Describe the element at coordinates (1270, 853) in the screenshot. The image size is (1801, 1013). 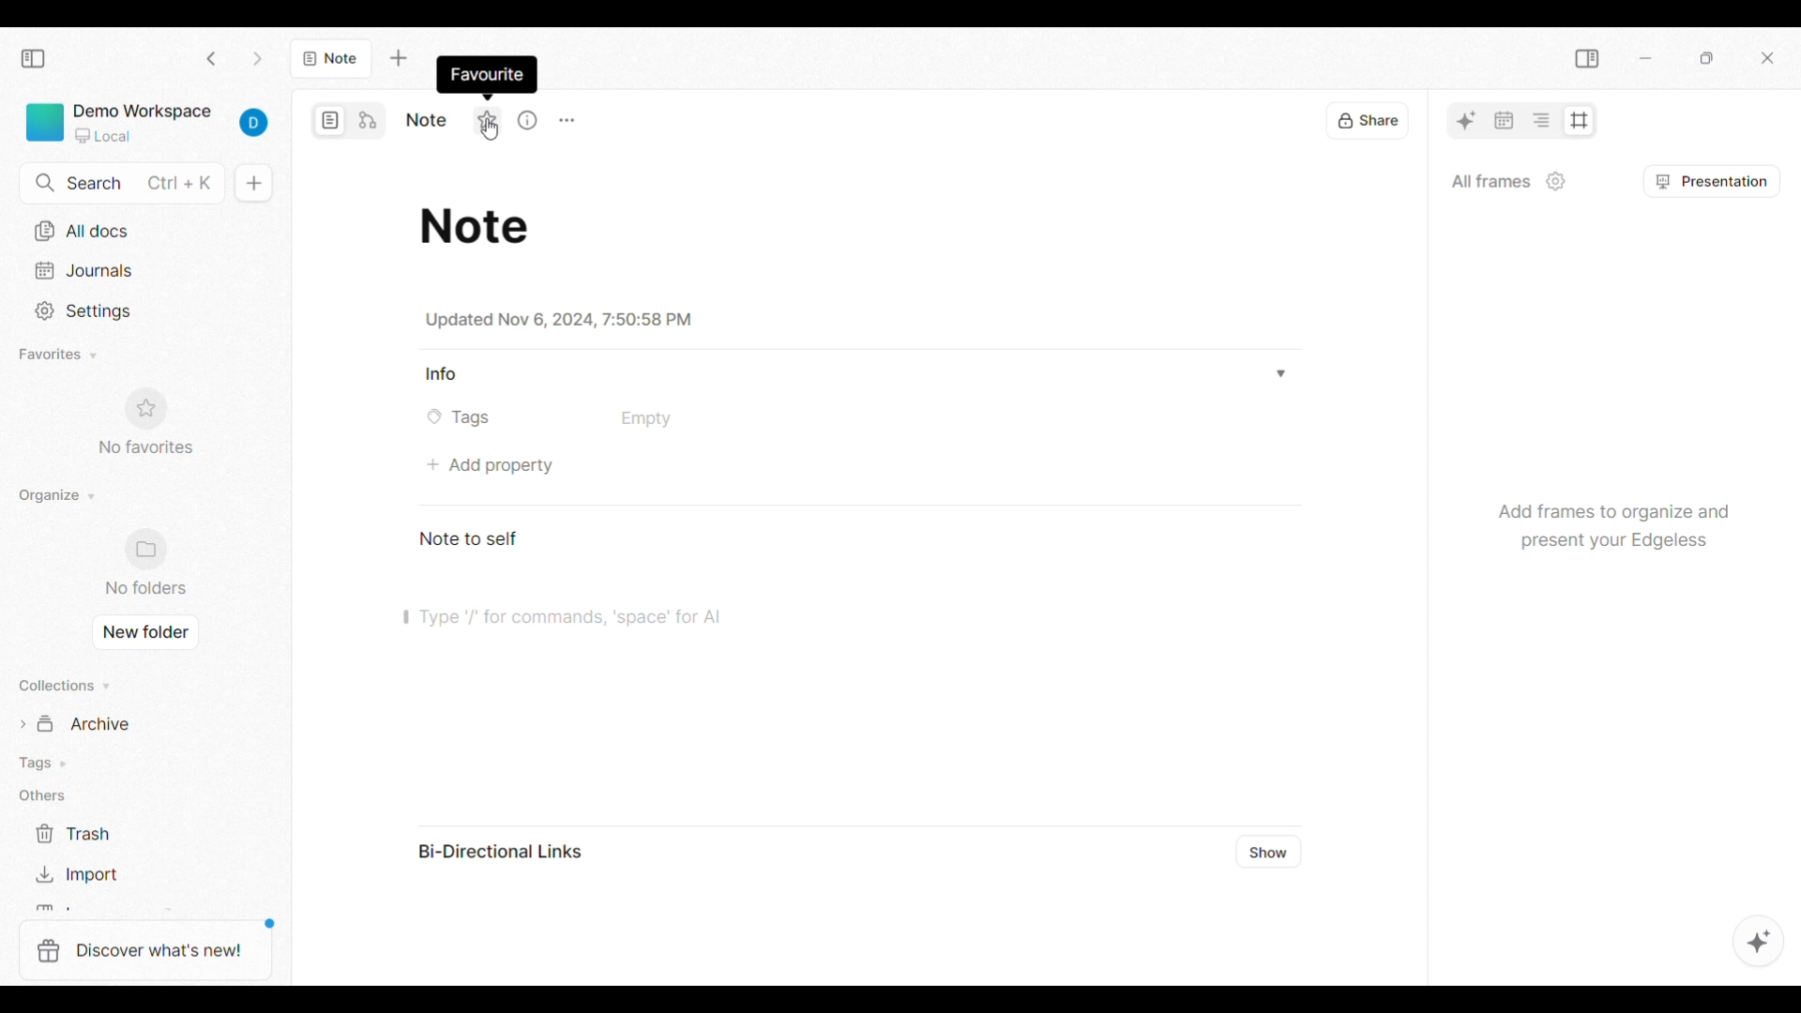
I see `Show/Hide links` at that location.